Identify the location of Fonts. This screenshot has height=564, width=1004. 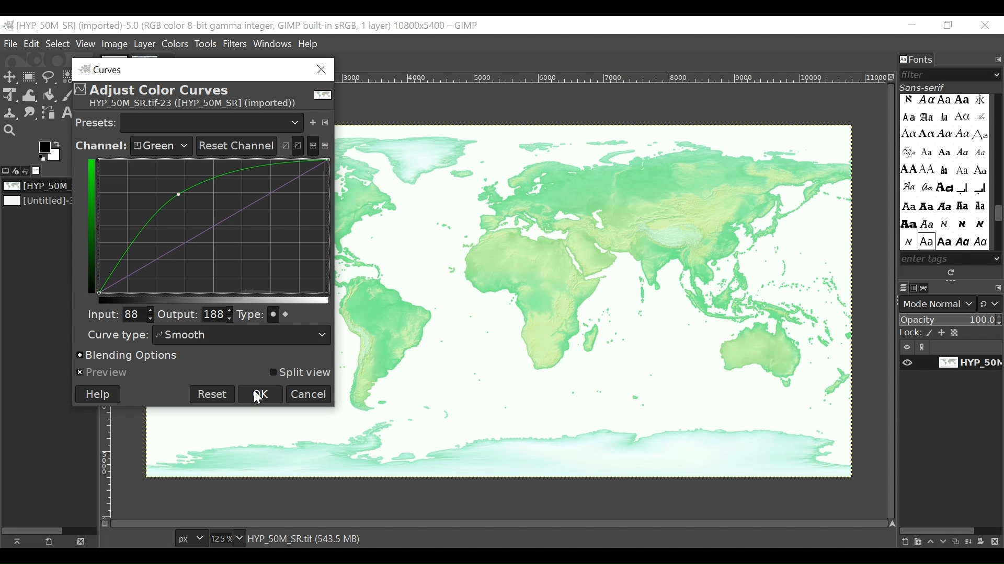
(918, 60).